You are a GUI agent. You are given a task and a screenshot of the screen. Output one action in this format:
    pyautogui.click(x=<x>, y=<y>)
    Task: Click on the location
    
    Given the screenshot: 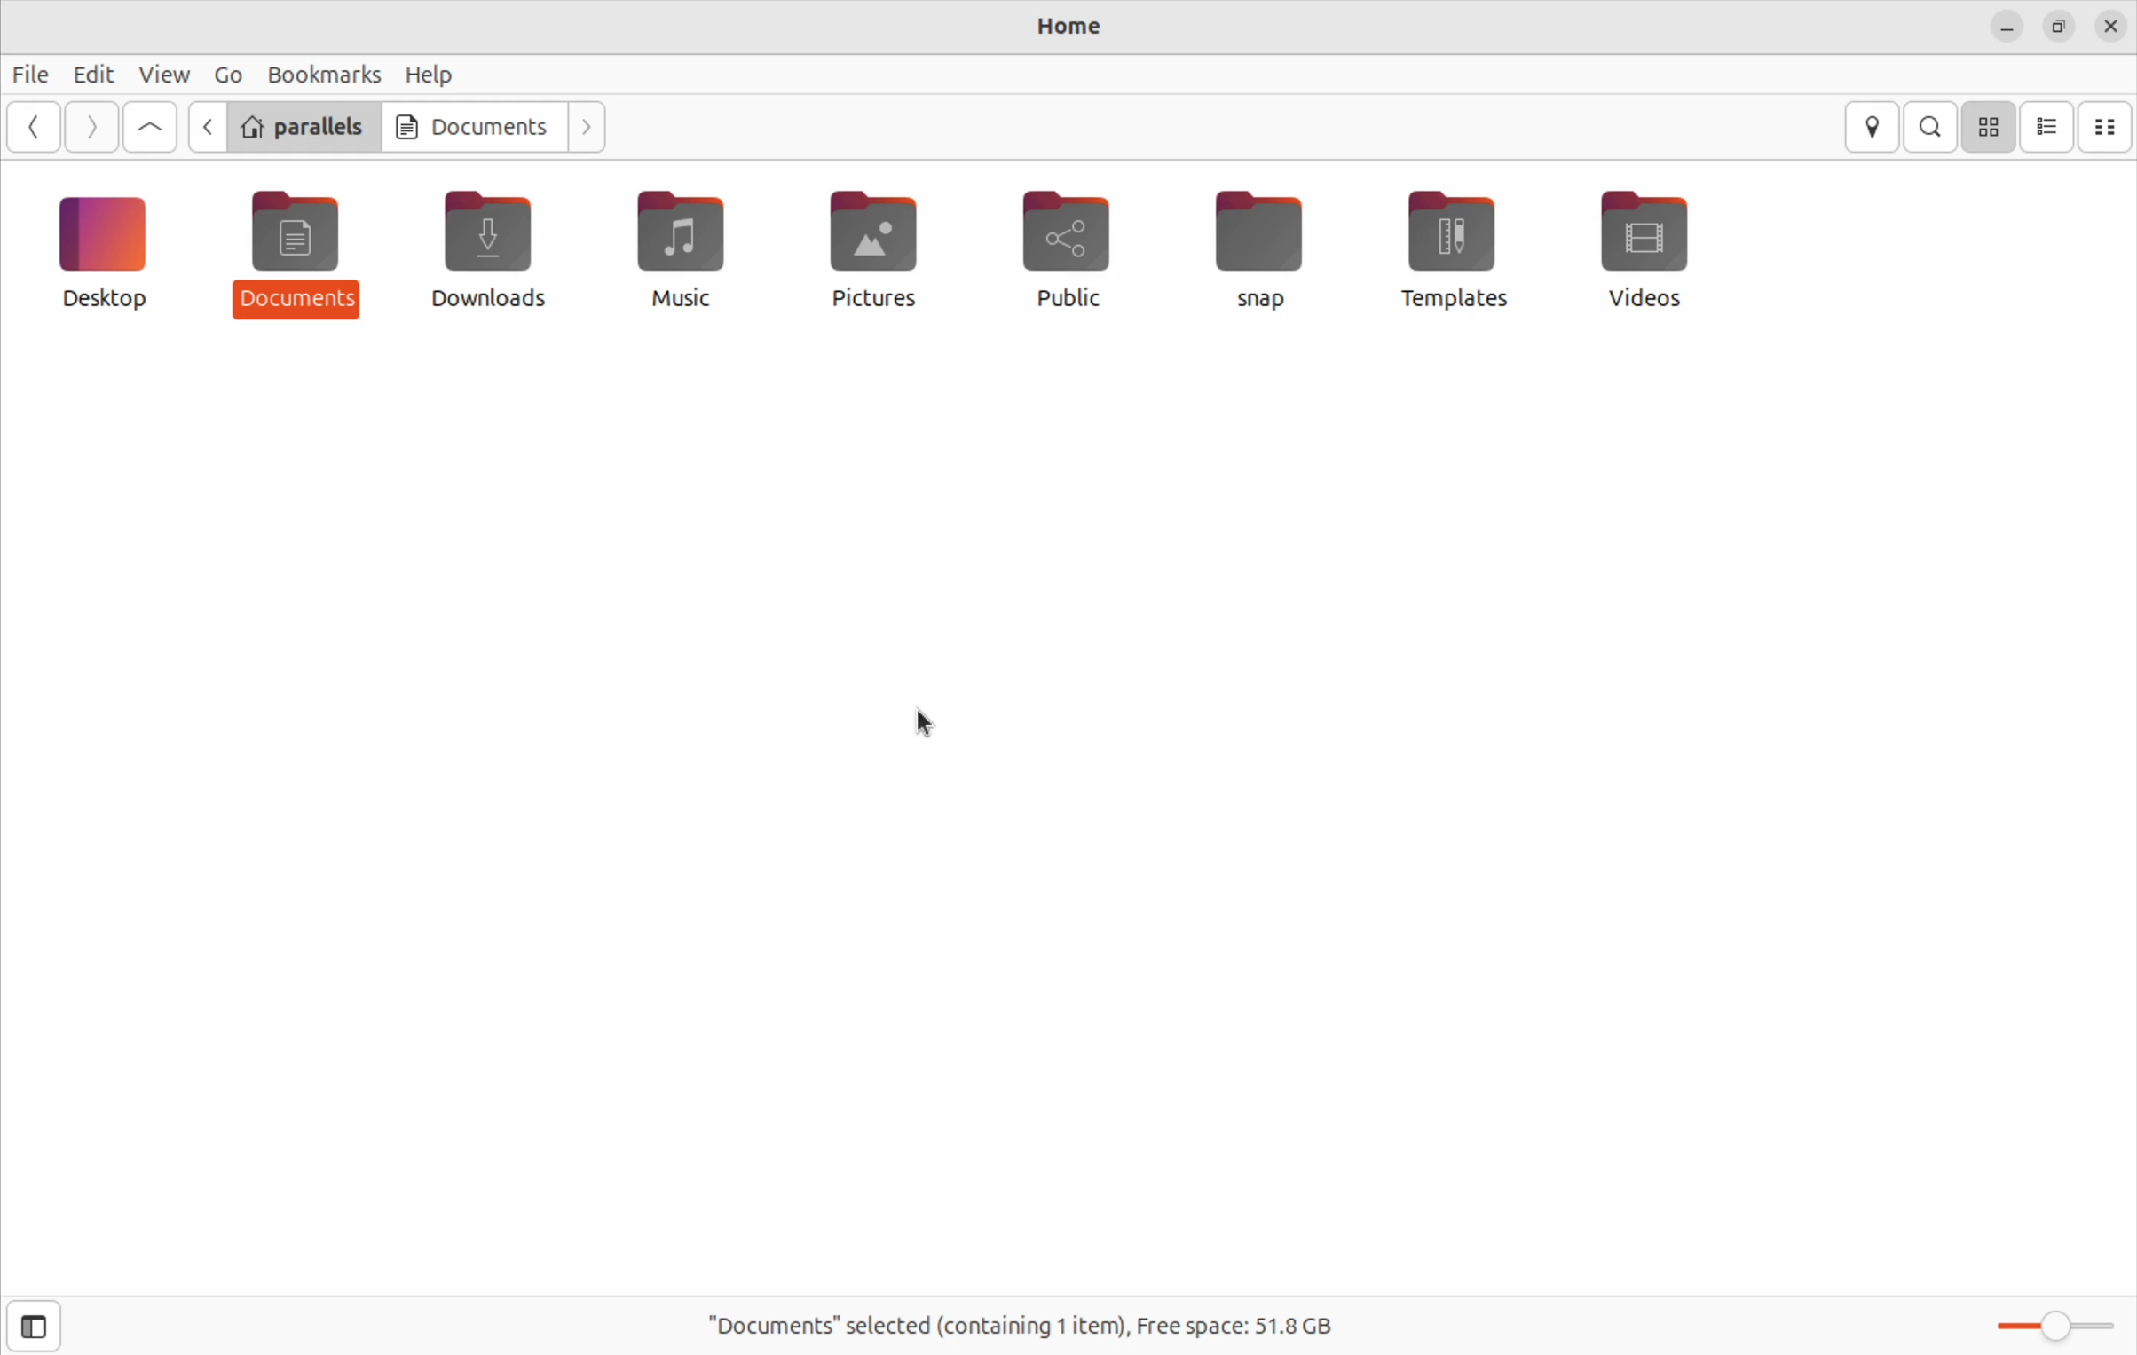 What is the action you would take?
    pyautogui.click(x=1873, y=128)
    